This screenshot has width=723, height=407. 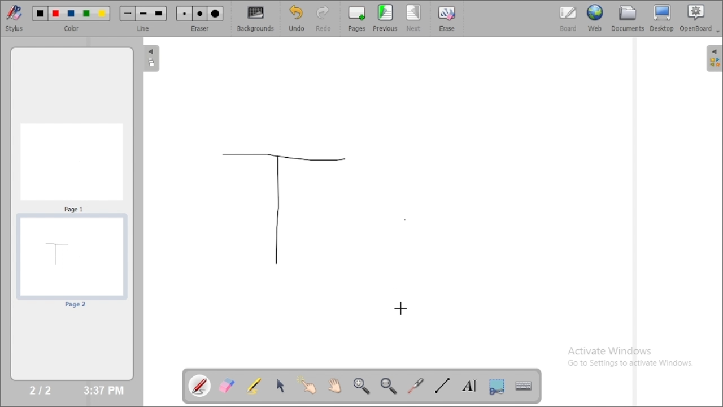 I want to click on write text, so click(x=469, y=386).